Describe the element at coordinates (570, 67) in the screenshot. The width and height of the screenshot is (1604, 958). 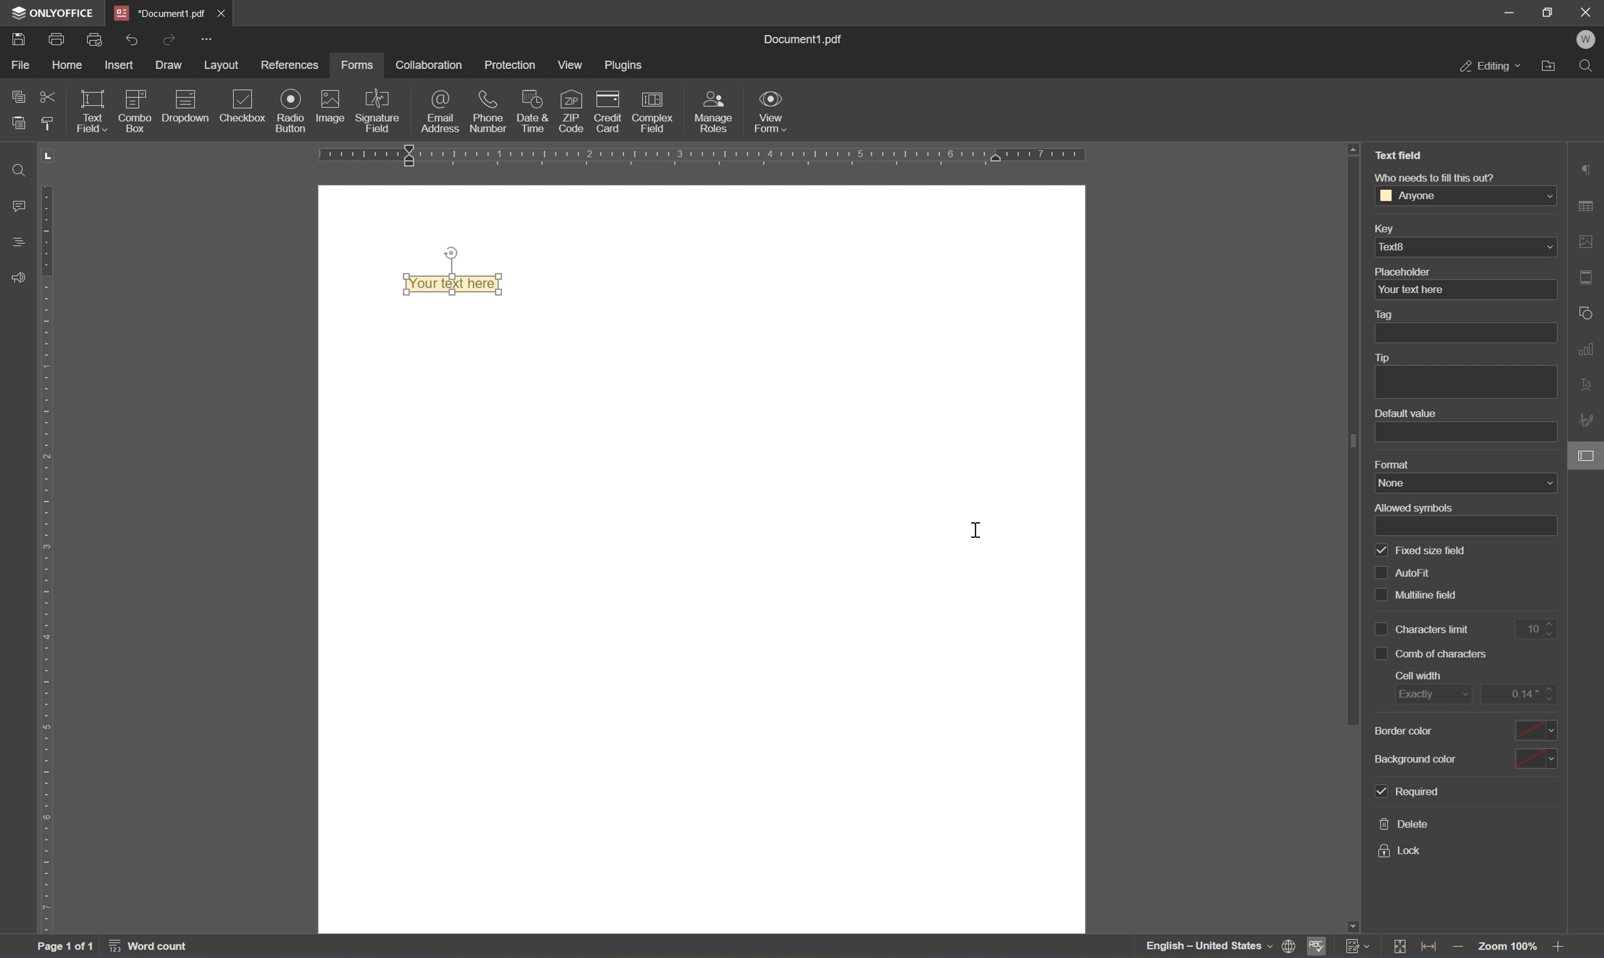
I see `view` at that location.